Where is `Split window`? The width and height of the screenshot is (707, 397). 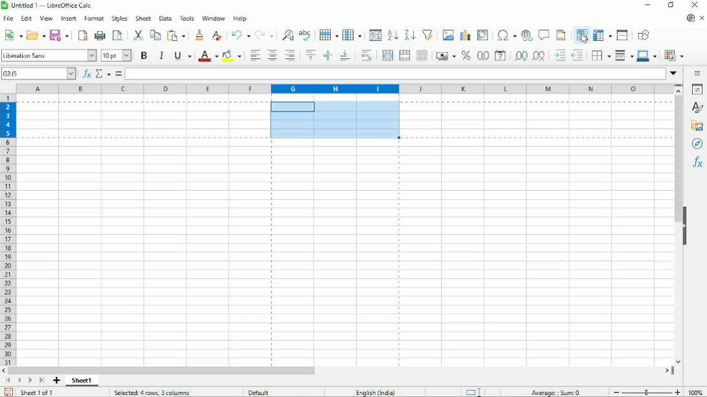 Split window is located at coordinates (623, 35).